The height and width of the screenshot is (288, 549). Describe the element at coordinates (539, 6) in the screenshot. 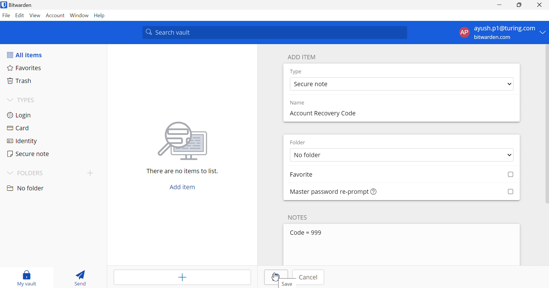

I see `close` at that location.